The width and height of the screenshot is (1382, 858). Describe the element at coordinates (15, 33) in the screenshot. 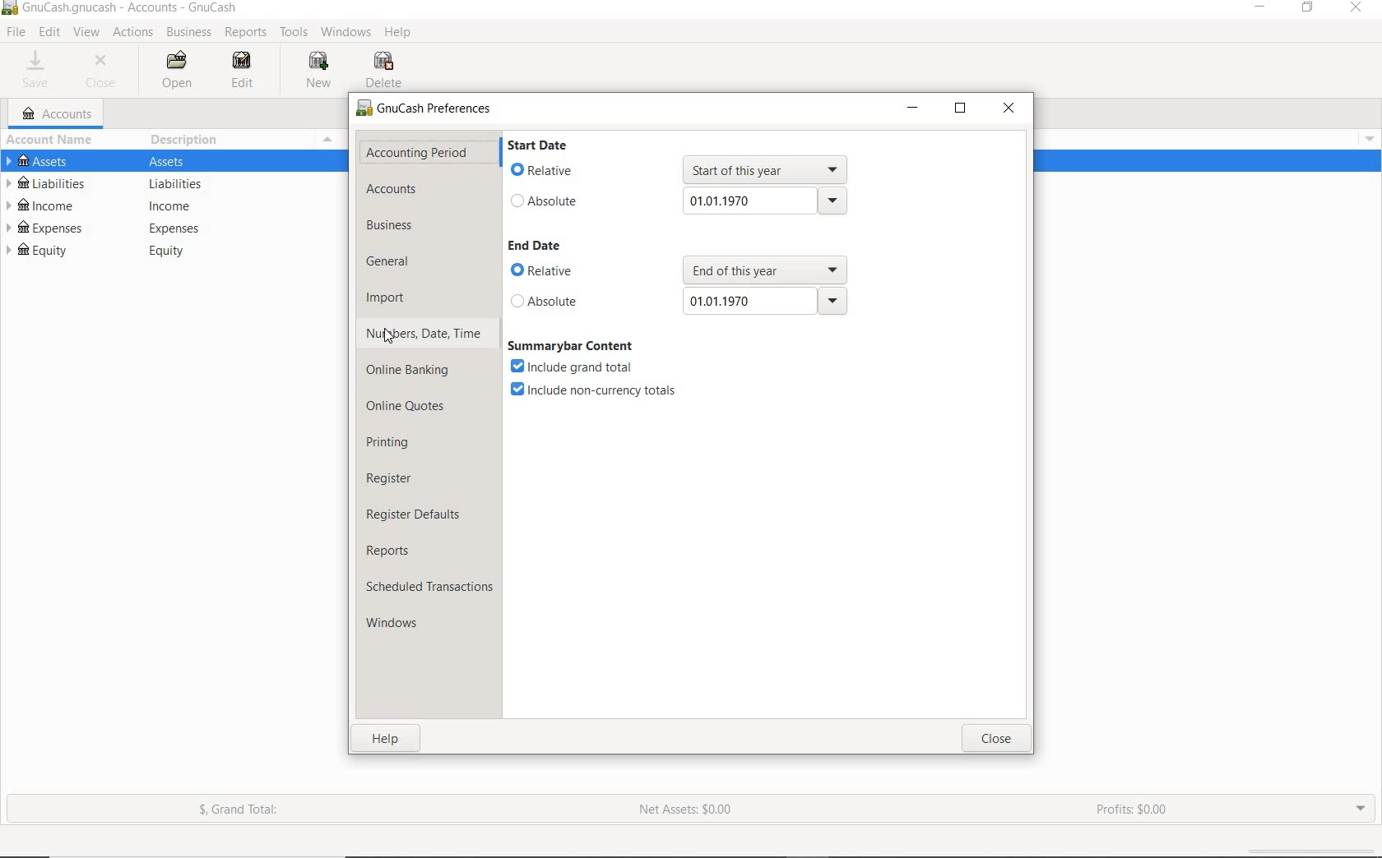

I see `FILE` at that location.